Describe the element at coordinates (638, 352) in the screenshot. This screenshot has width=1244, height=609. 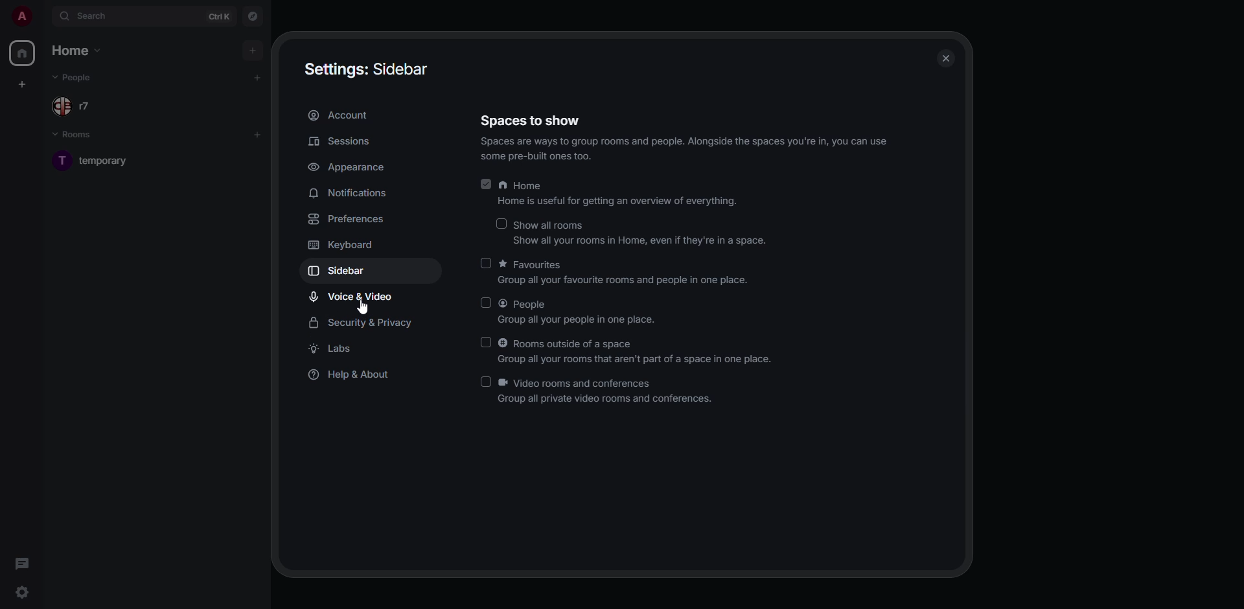
I see `rooms outside of a space` at that location.